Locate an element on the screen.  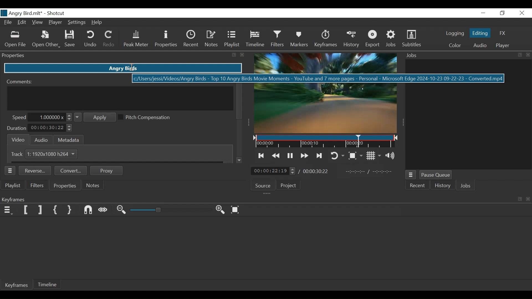
scale is located at coordinates (324, 143).